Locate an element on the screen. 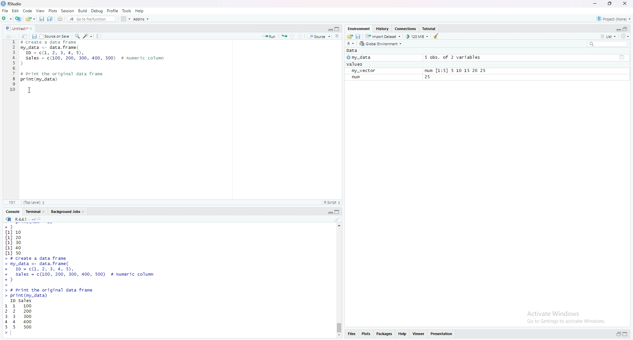 Image resolution: width=633 pixels, height=340 pixels. tutorial is located at coordinates (429, 29).